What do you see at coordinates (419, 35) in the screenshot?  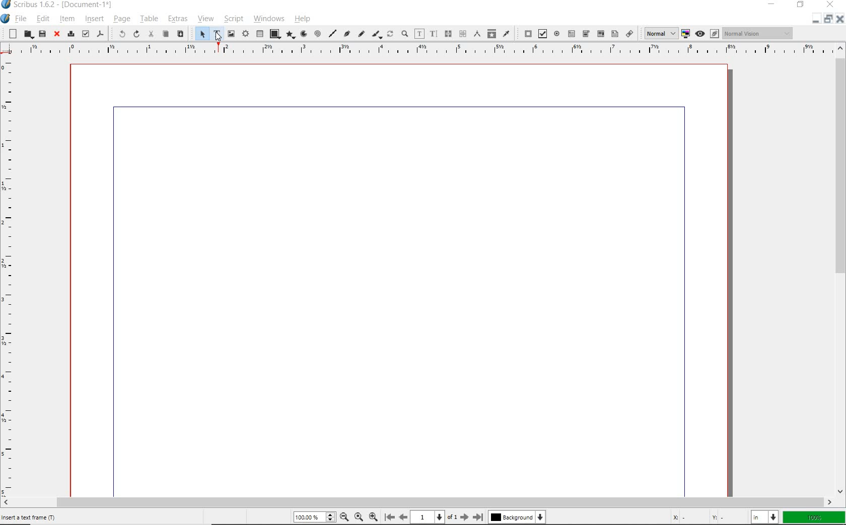 I see `edit contents of frame` at bounding box center [419, 35].